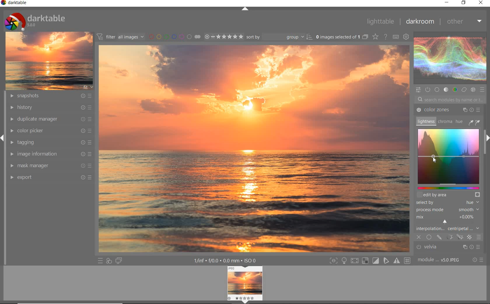  What do you see at coordinates (419, 89) in the screenshot?
I see `QUICK ACCESS PANEL` at bounding box center [419, 89].